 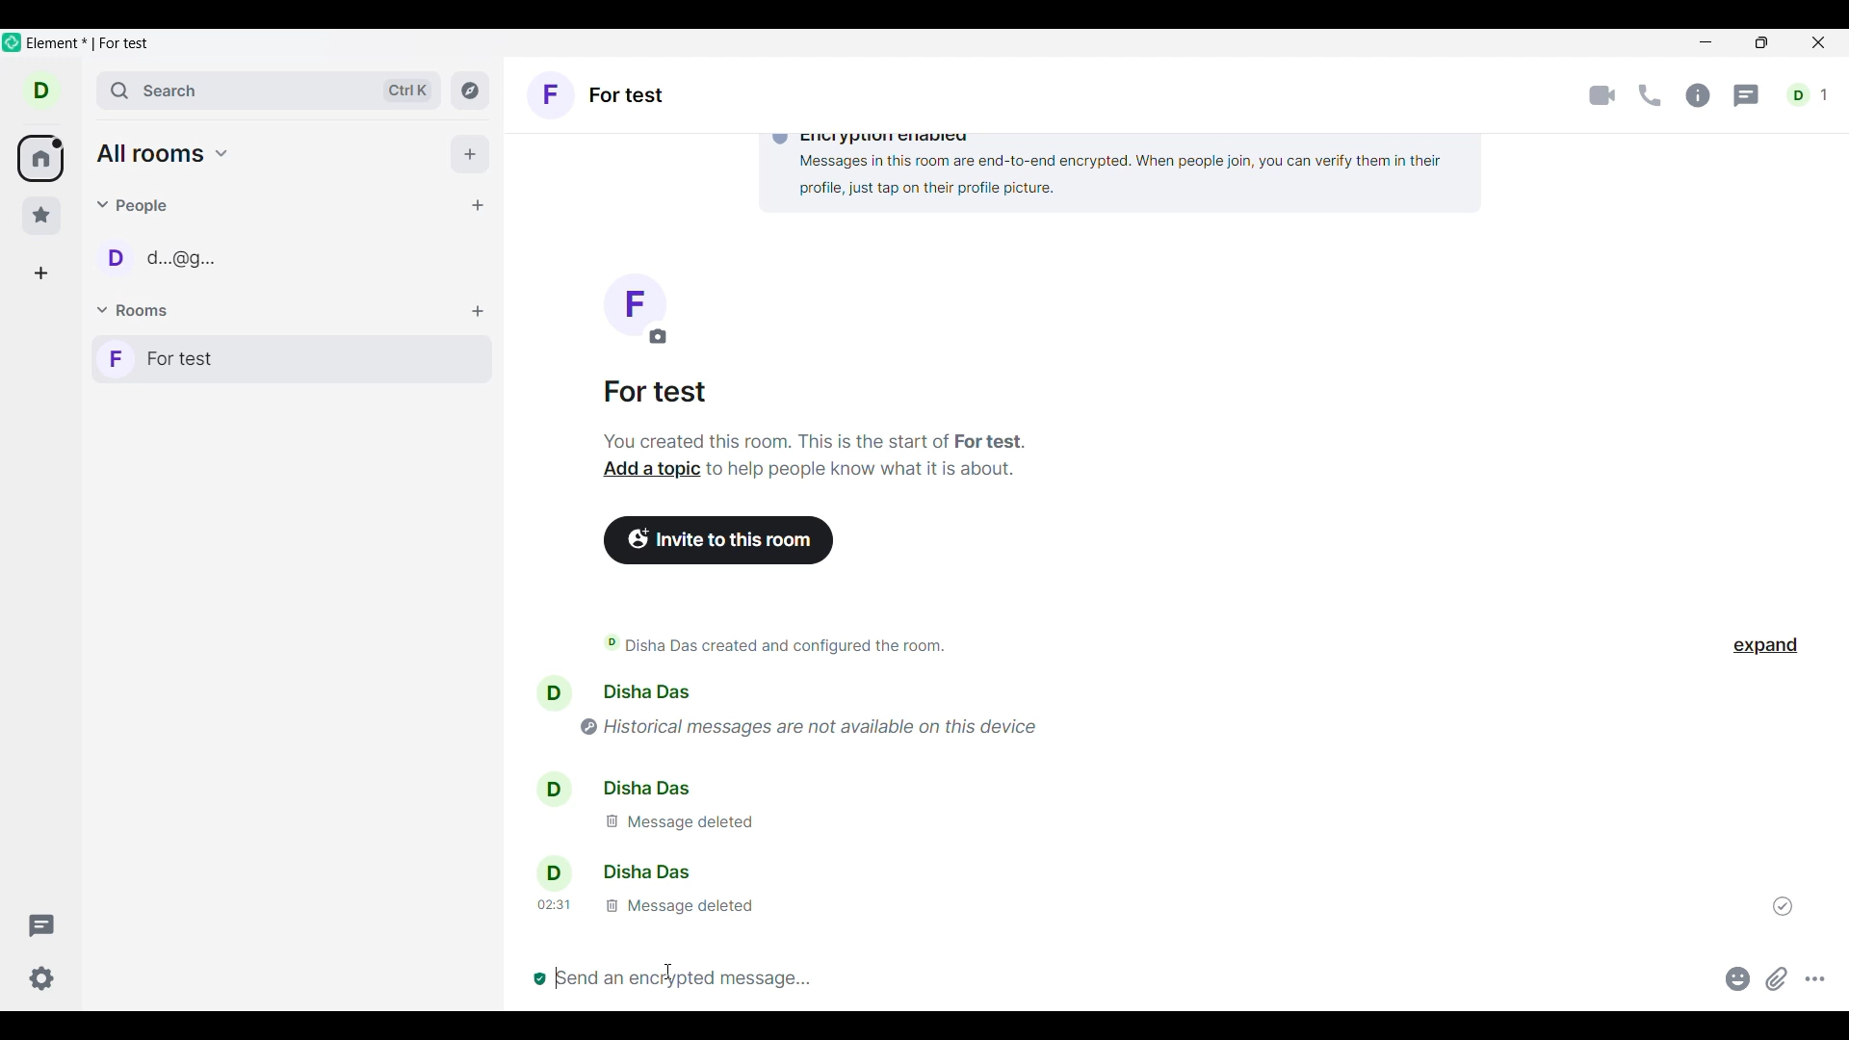 I want to click on Search room, so click(x=271, y=91).